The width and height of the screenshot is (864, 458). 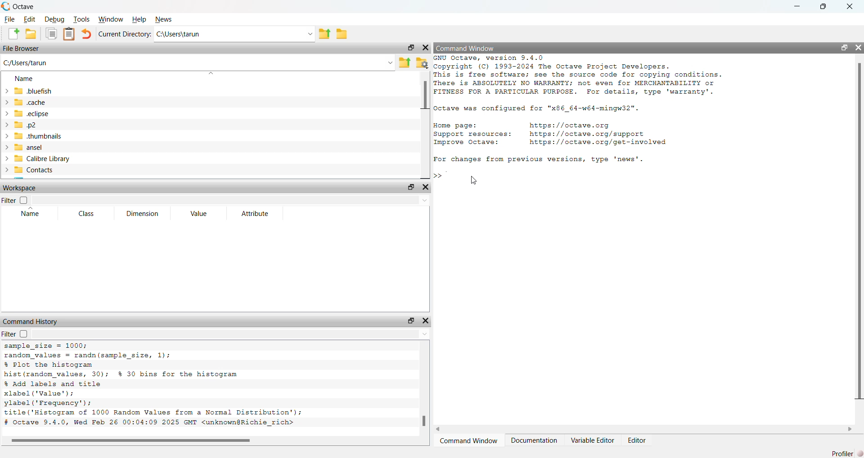 I want to click on minimize, so click(x=797, y=6).